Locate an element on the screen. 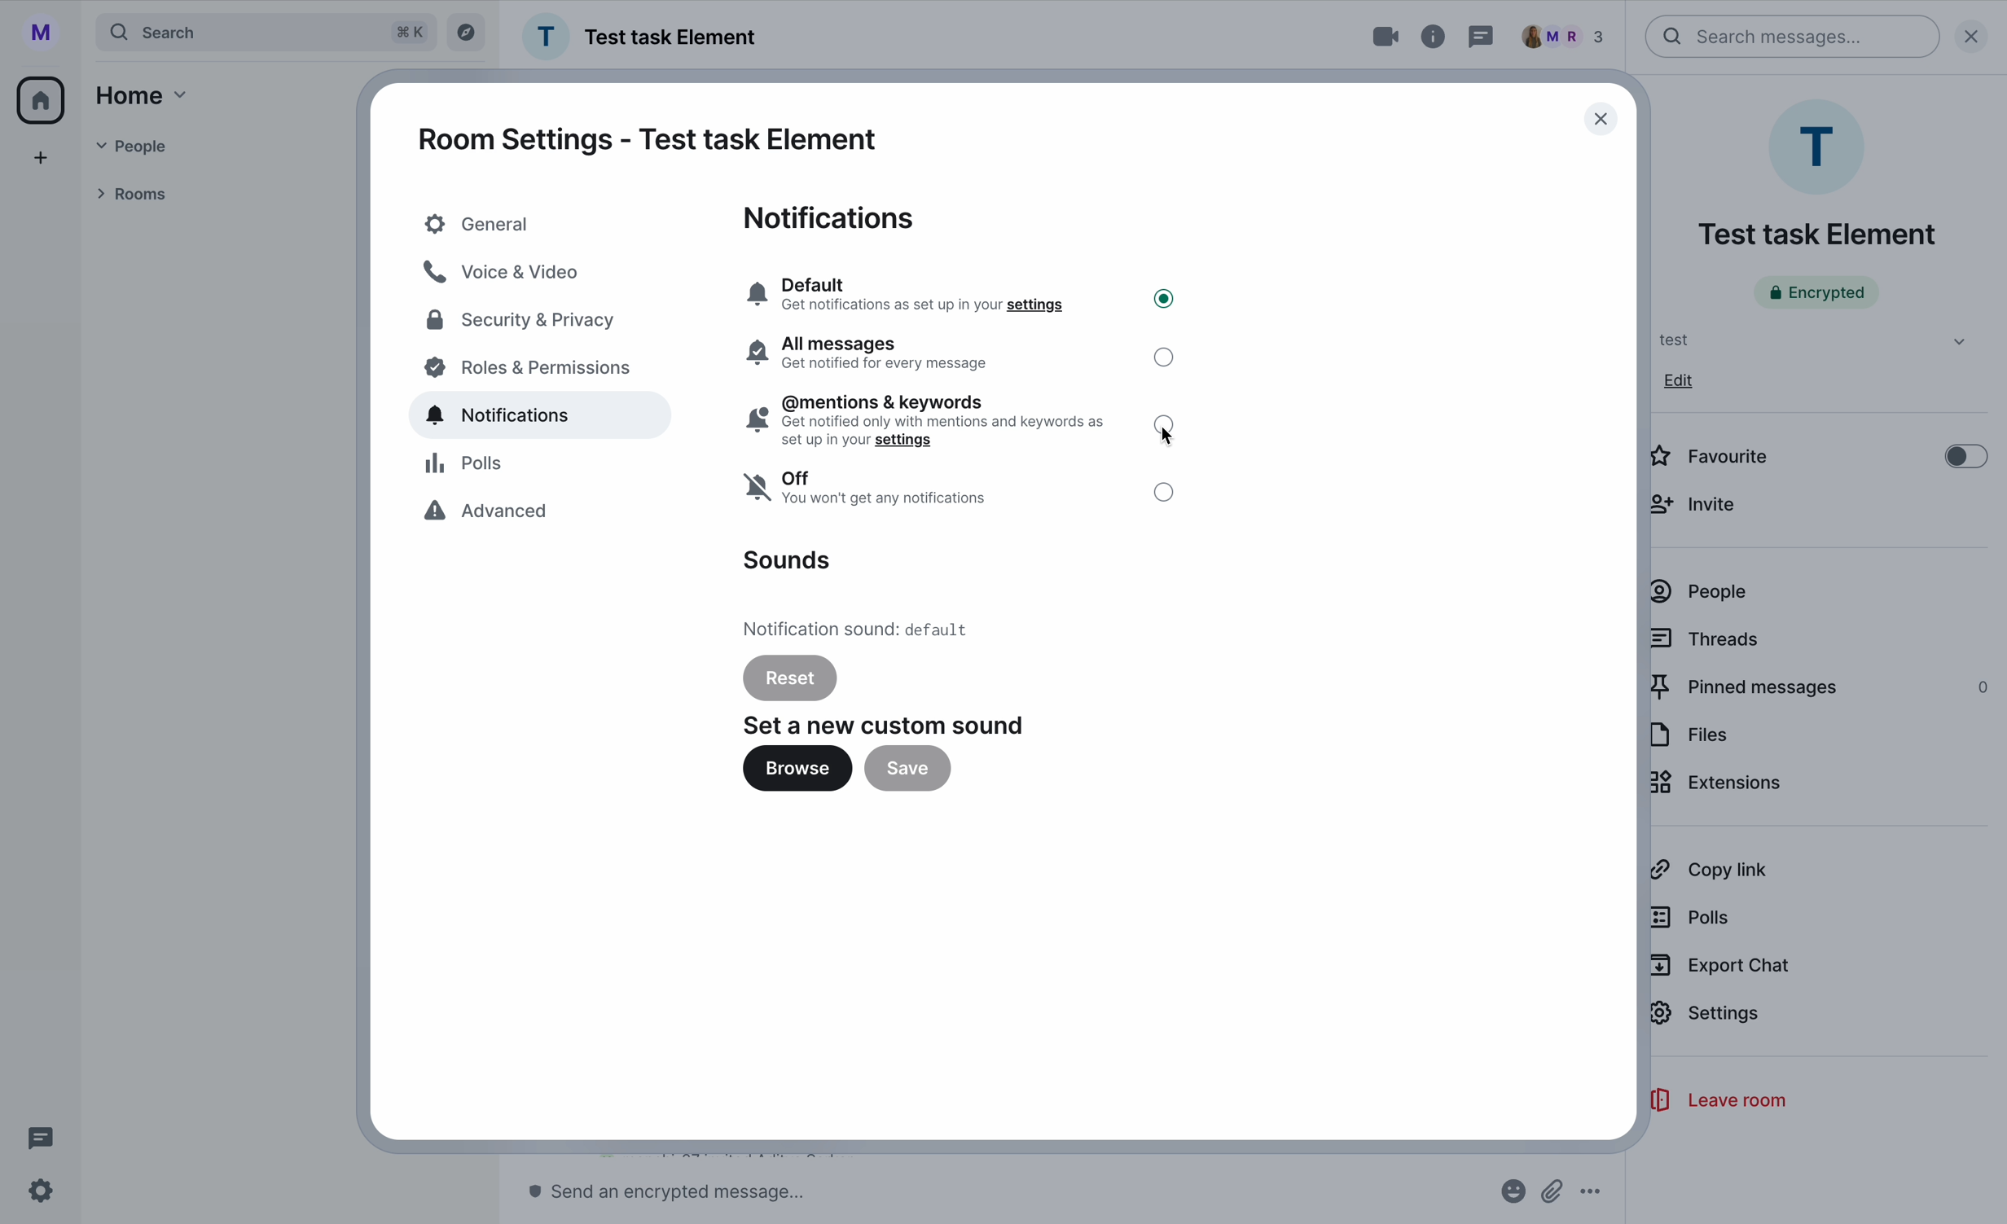 This screenshot has height=1224, width=2007. add is located at coordinates (42, 158).